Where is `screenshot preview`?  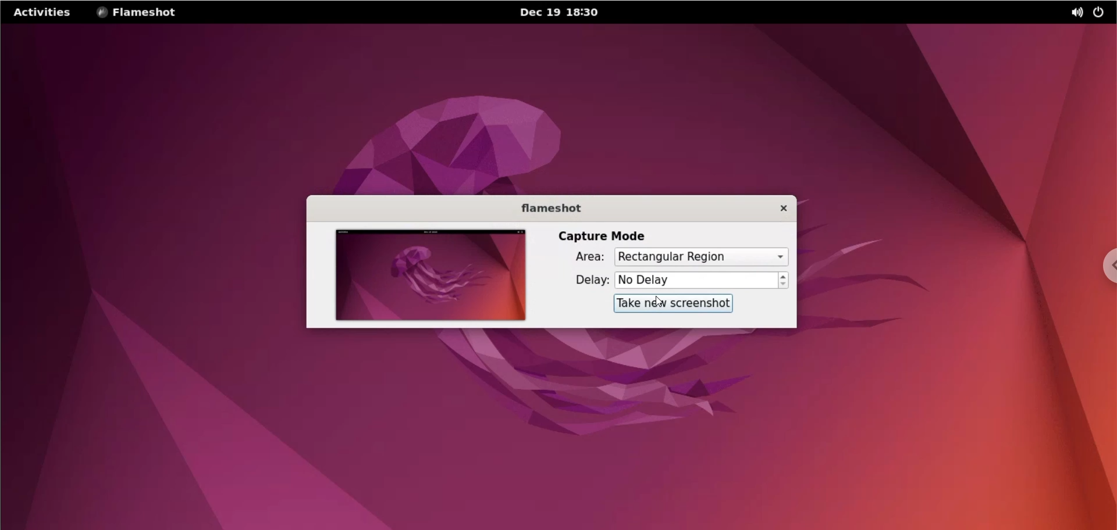 screenshot preview is located at coordinates (426, 275).